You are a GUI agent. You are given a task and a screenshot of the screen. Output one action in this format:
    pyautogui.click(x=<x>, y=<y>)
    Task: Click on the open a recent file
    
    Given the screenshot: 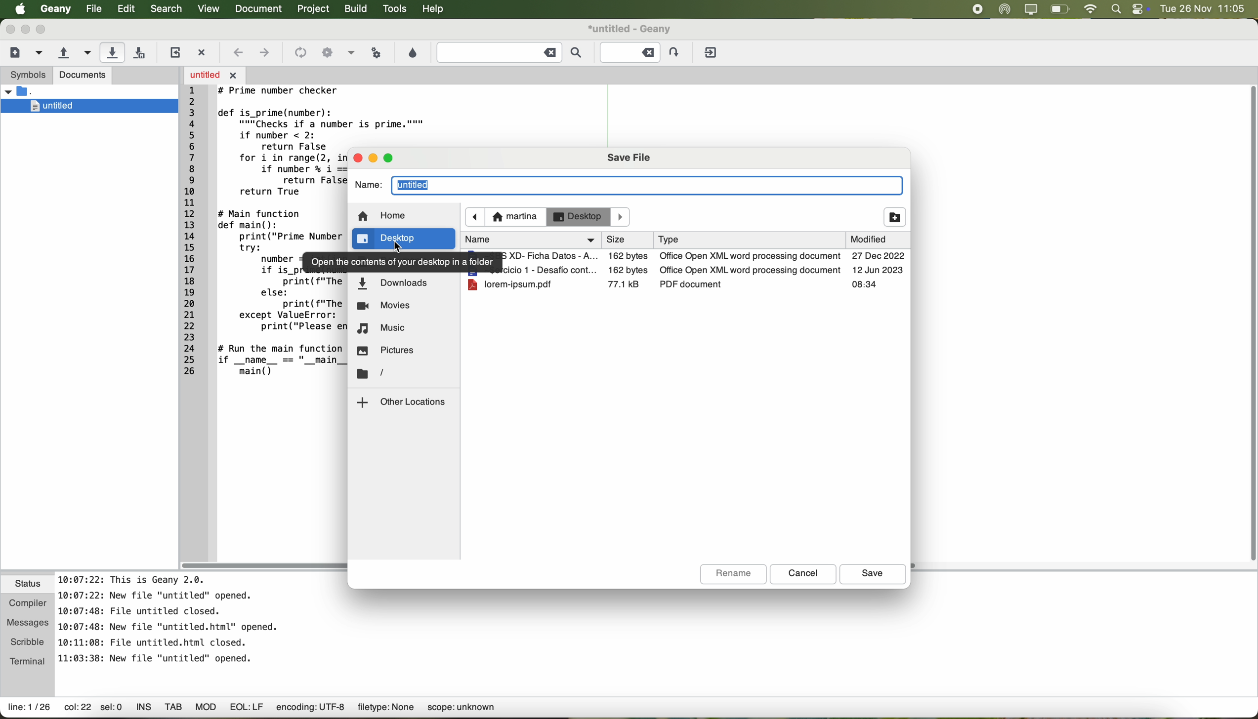 What is the action you would take?
    pyautogui.click(x=85, y=53)
    